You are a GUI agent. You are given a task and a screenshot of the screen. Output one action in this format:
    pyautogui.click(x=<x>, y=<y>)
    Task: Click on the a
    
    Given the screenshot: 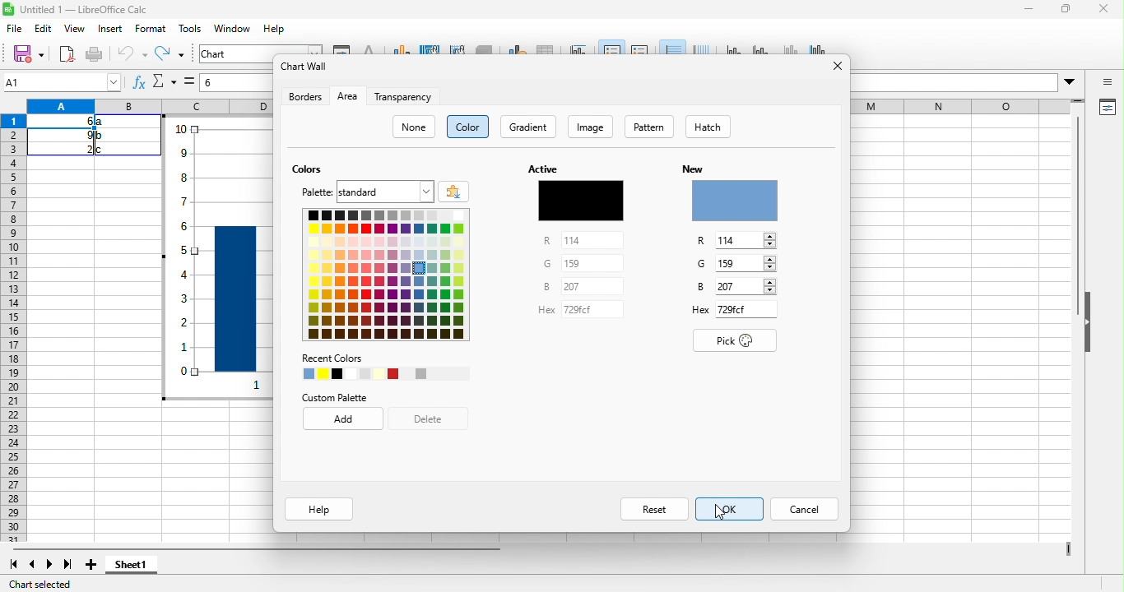 What is the action you would take?
    pyautogui.click(x=102, y=122)
    